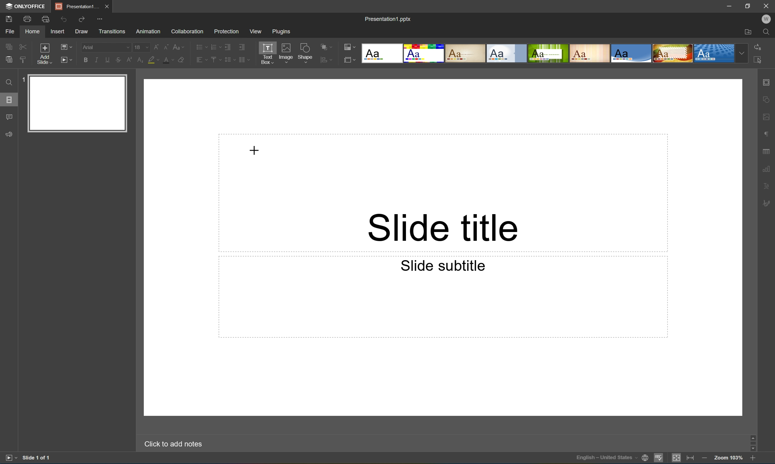 The width and height of the screenshot is (775, 464). What do you see at coordinates (23, 59) in the screenshot?
I see `Copy style` at bounding box center [23, 59].